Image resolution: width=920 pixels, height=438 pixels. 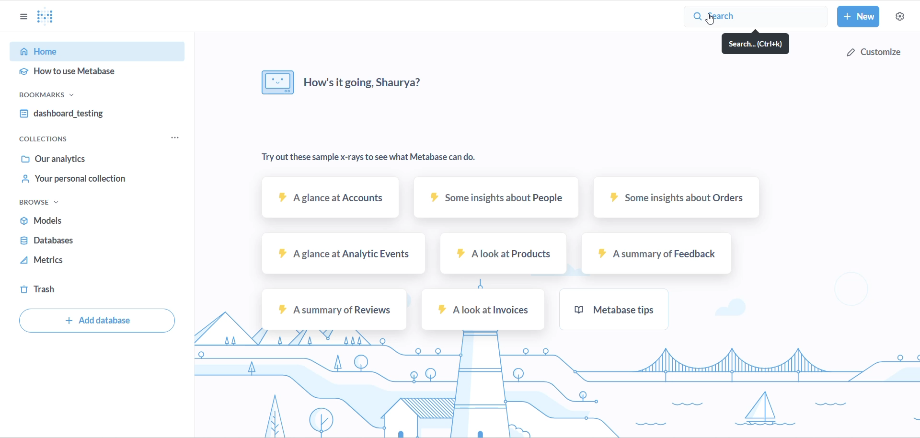 What do you see at coordinates (174, 138) in the screenshot?
I see `collection options` at bounding box center [174, 138].